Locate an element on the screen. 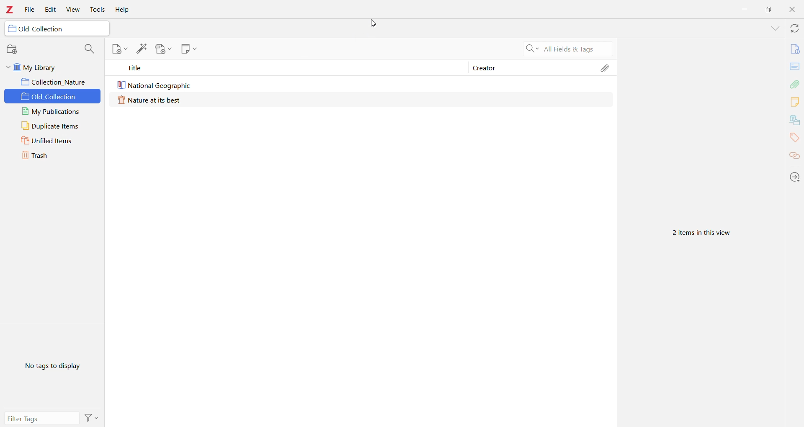 The width and height of the screenshot is (804, 427). View is located at coordinates (73, 10).